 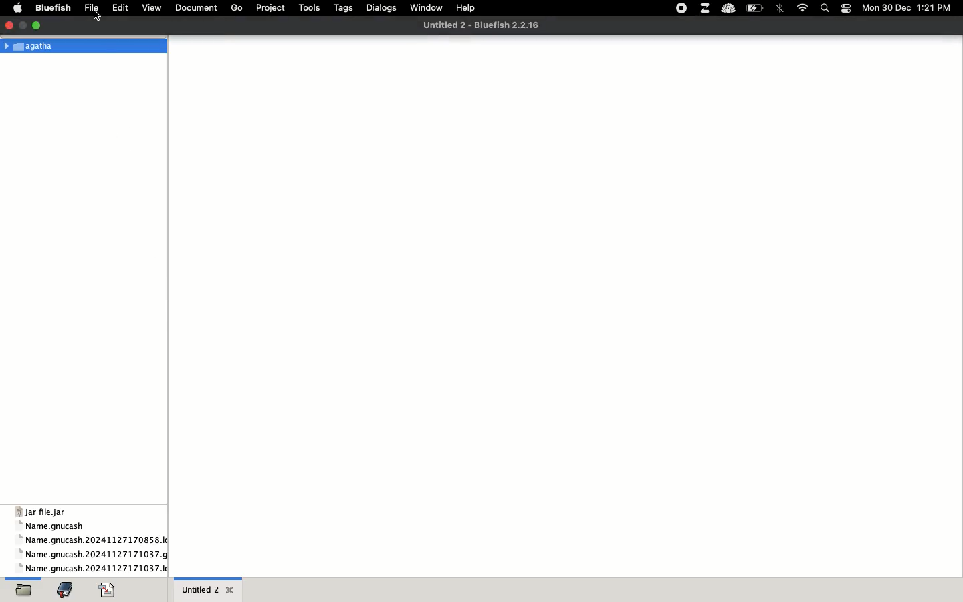 What do you see at coordinates (153, 9) in the screenshot?
I see `view` at bounding box center [153, 9].